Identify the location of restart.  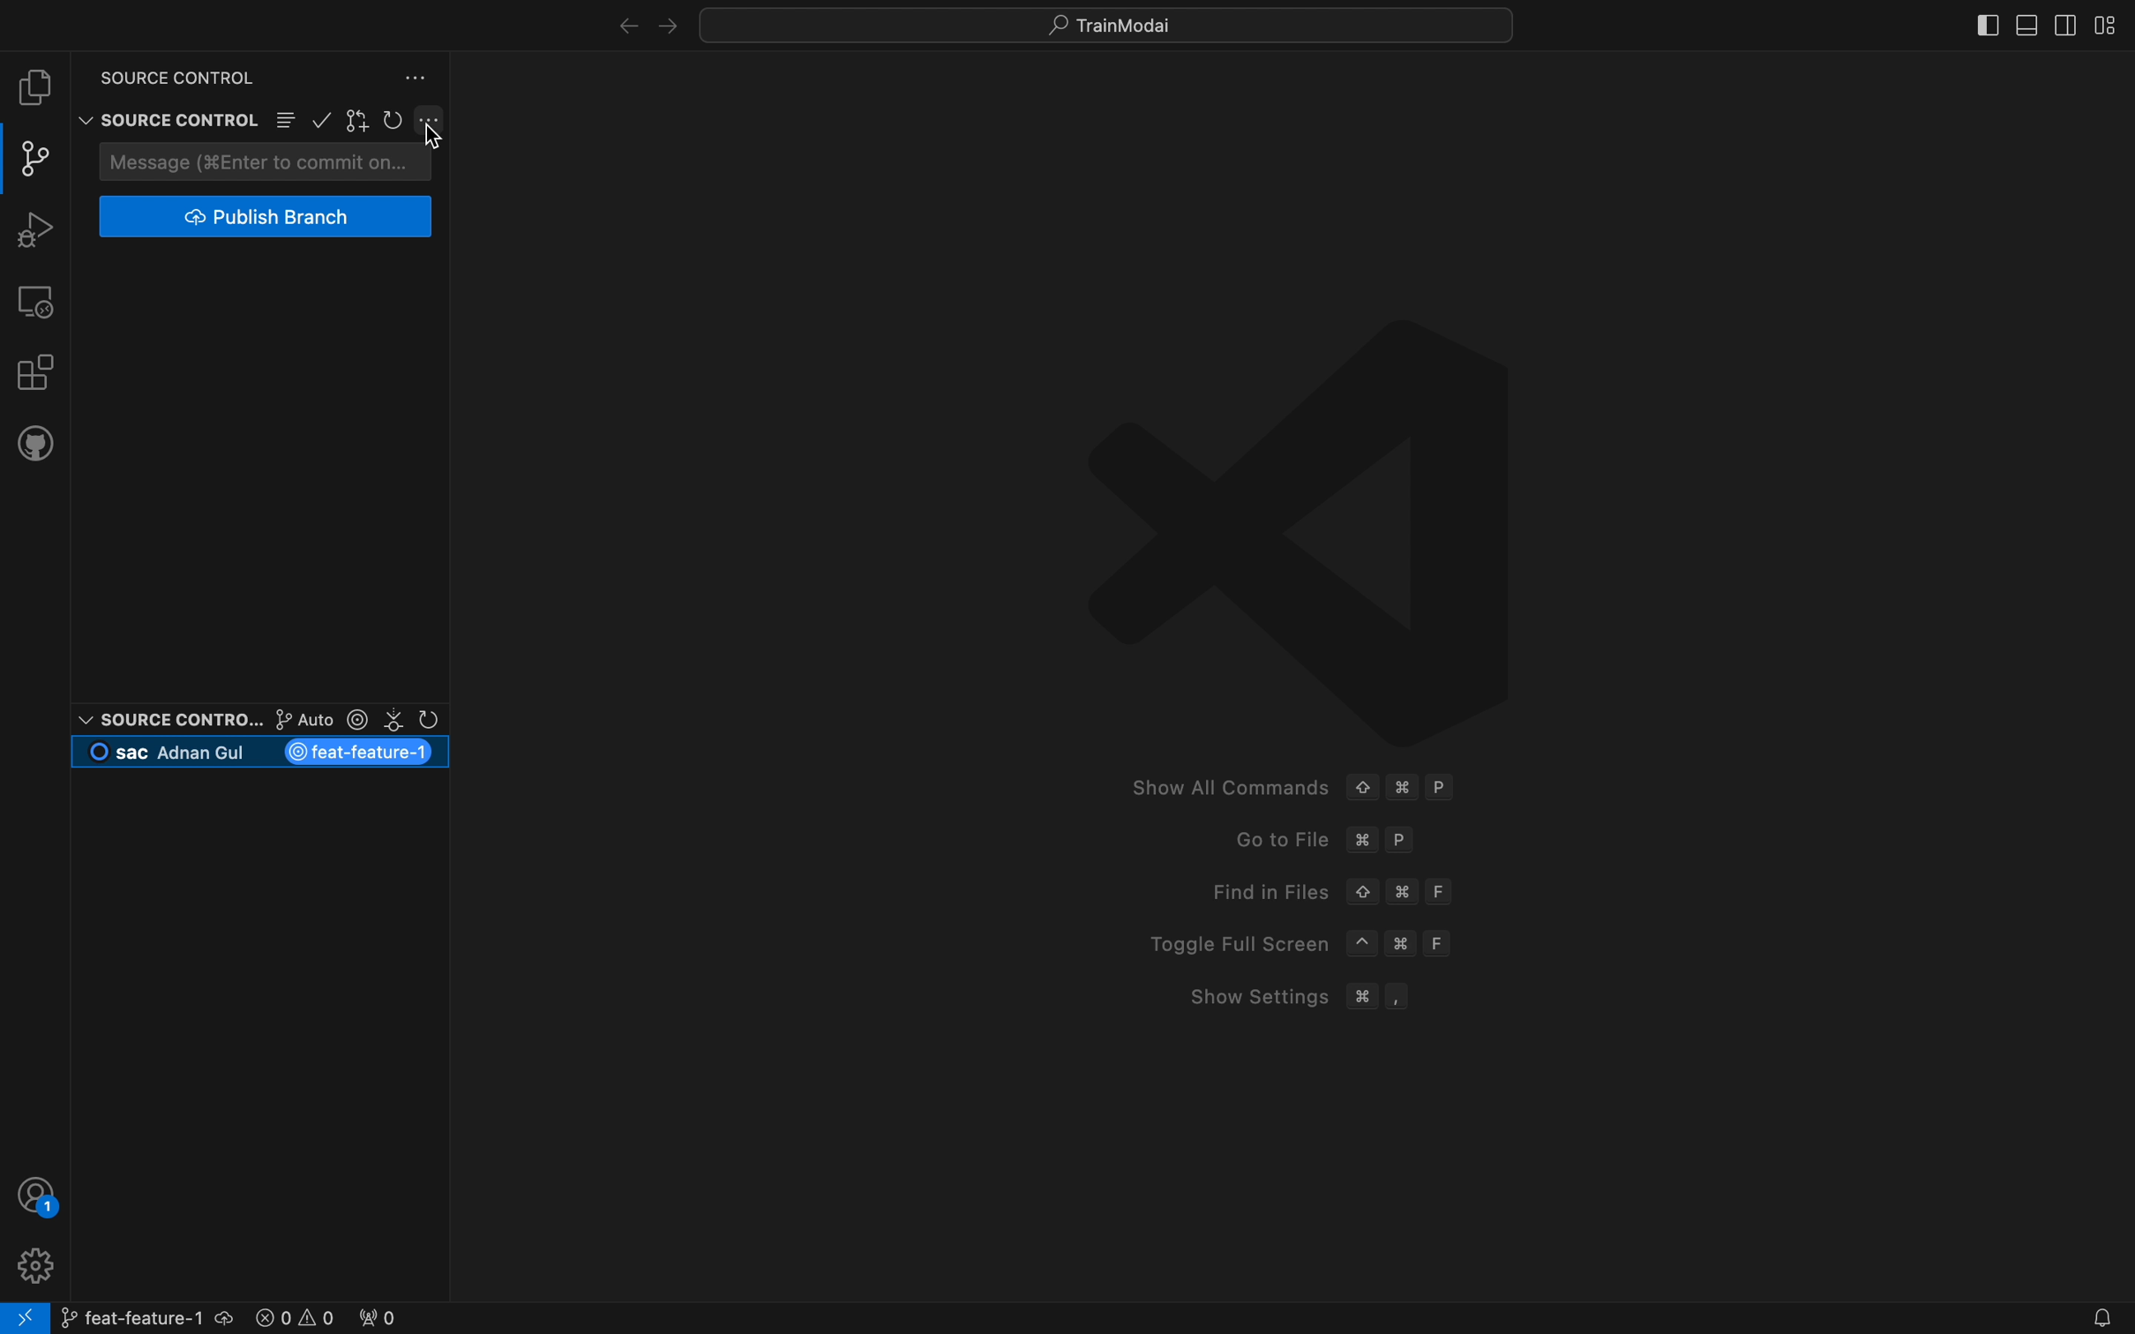
(395, 121).